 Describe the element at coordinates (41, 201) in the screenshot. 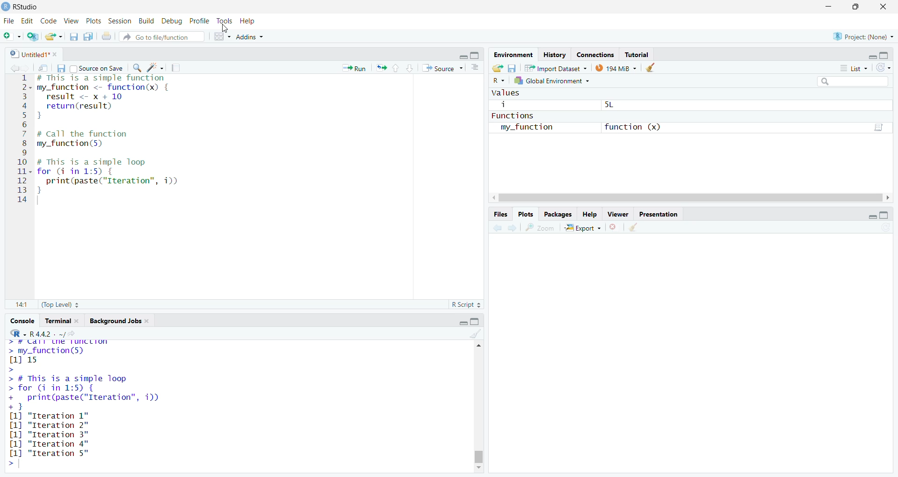

I see `typing cursor` at that location.